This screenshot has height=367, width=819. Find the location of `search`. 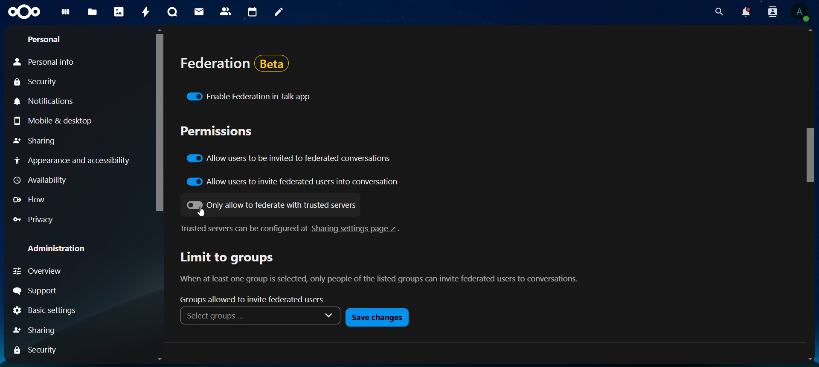

search is located at coordinates (720, 12).